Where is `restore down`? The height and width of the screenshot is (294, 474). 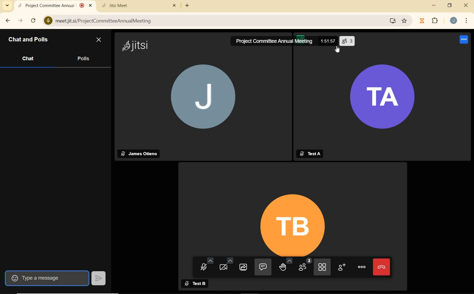 restore down is located at coordinates (450, 6).